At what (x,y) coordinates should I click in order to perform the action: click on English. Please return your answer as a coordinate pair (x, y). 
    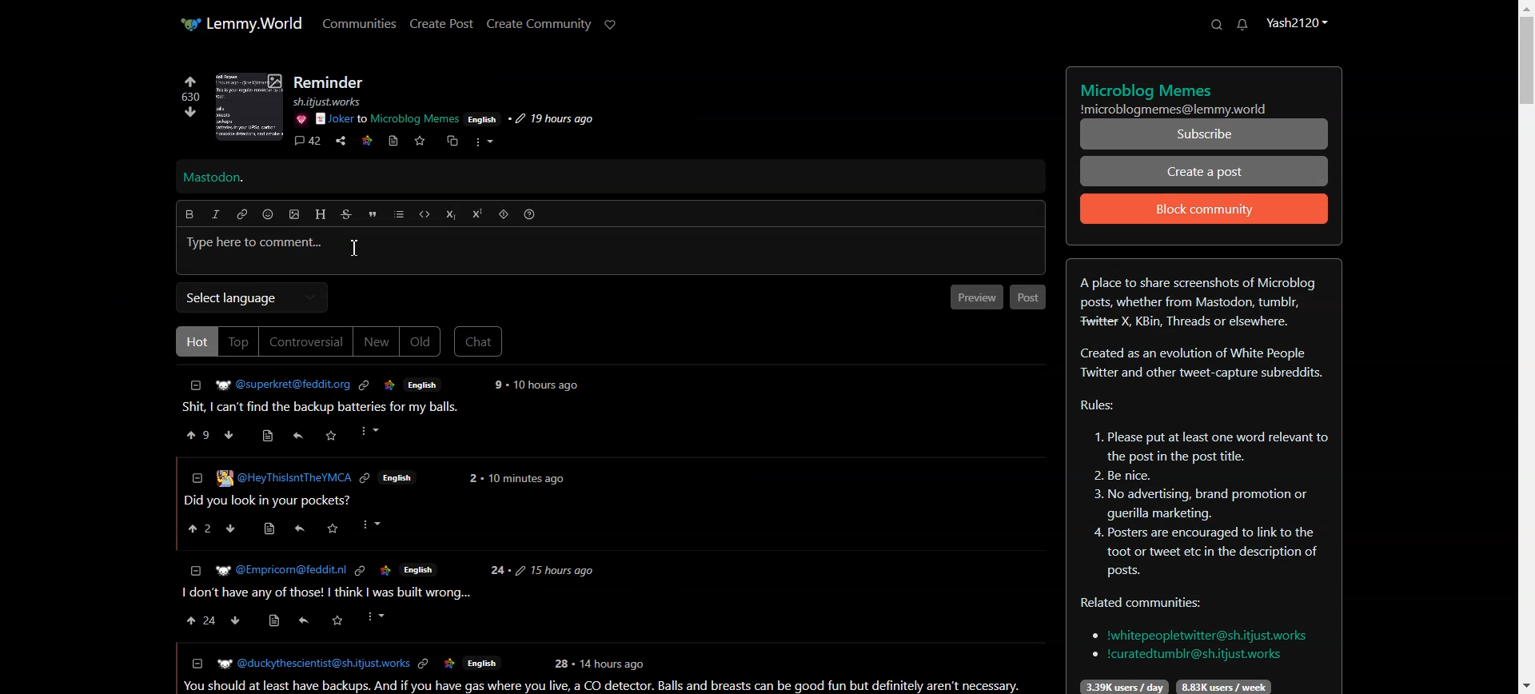
    Looking at the image, I should click on (423, 384).